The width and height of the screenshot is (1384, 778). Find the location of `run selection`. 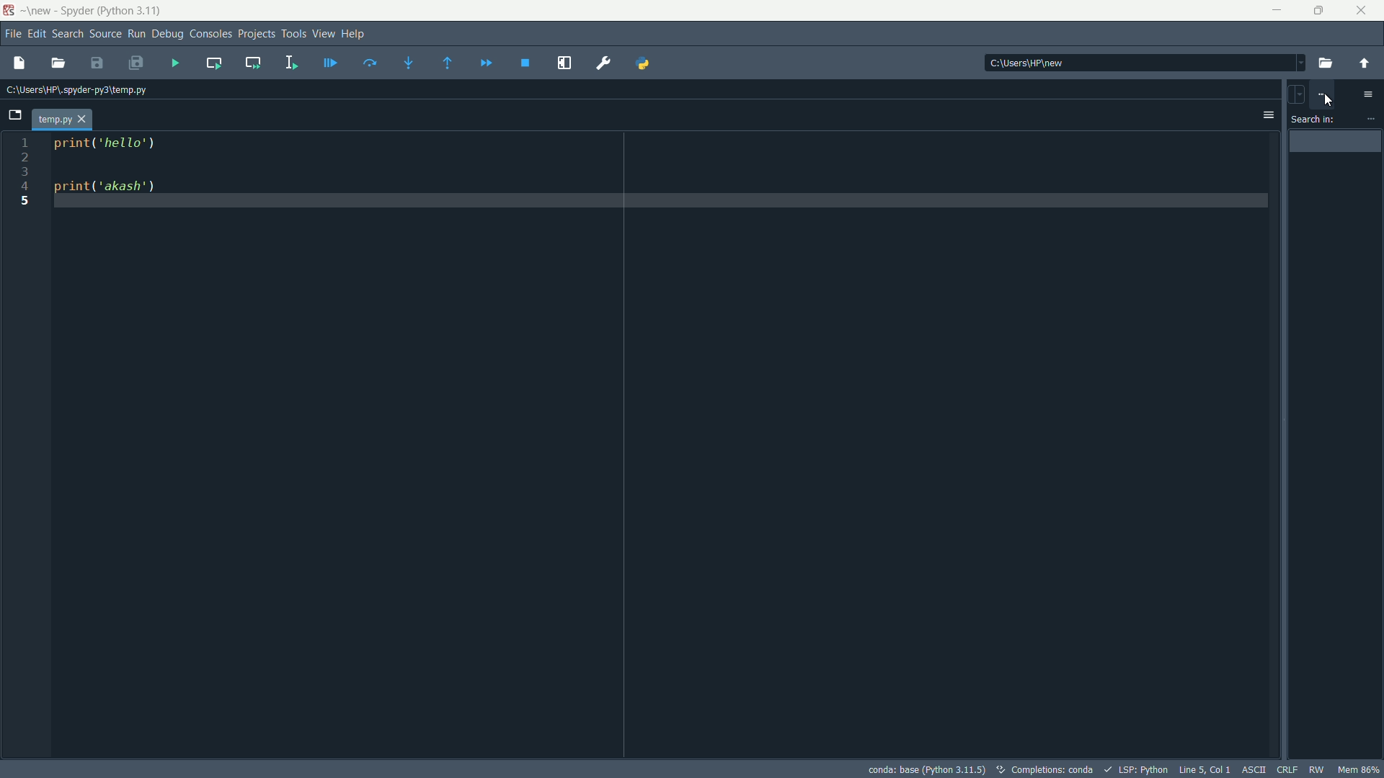

run selection is located at coordinates (289, 63).